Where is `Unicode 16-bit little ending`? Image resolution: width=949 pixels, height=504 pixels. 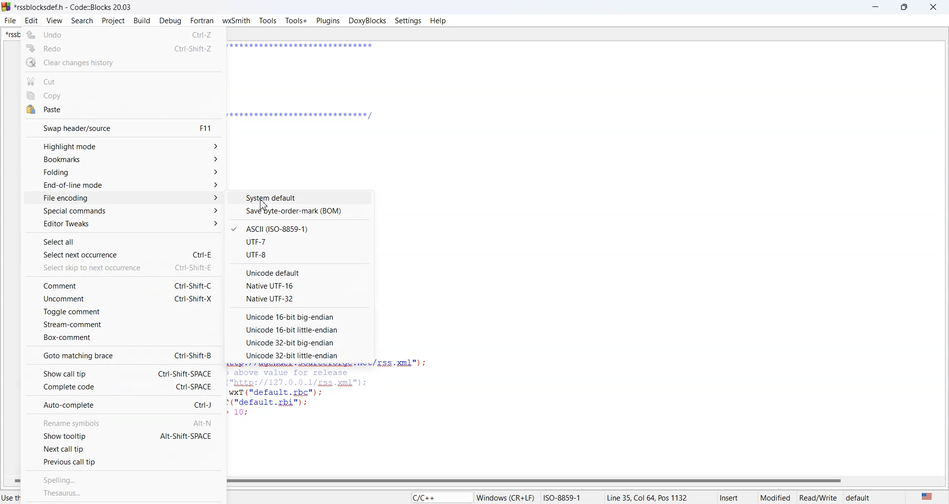
Unicode 16-bit little ending is located at coordinates (299, 330).